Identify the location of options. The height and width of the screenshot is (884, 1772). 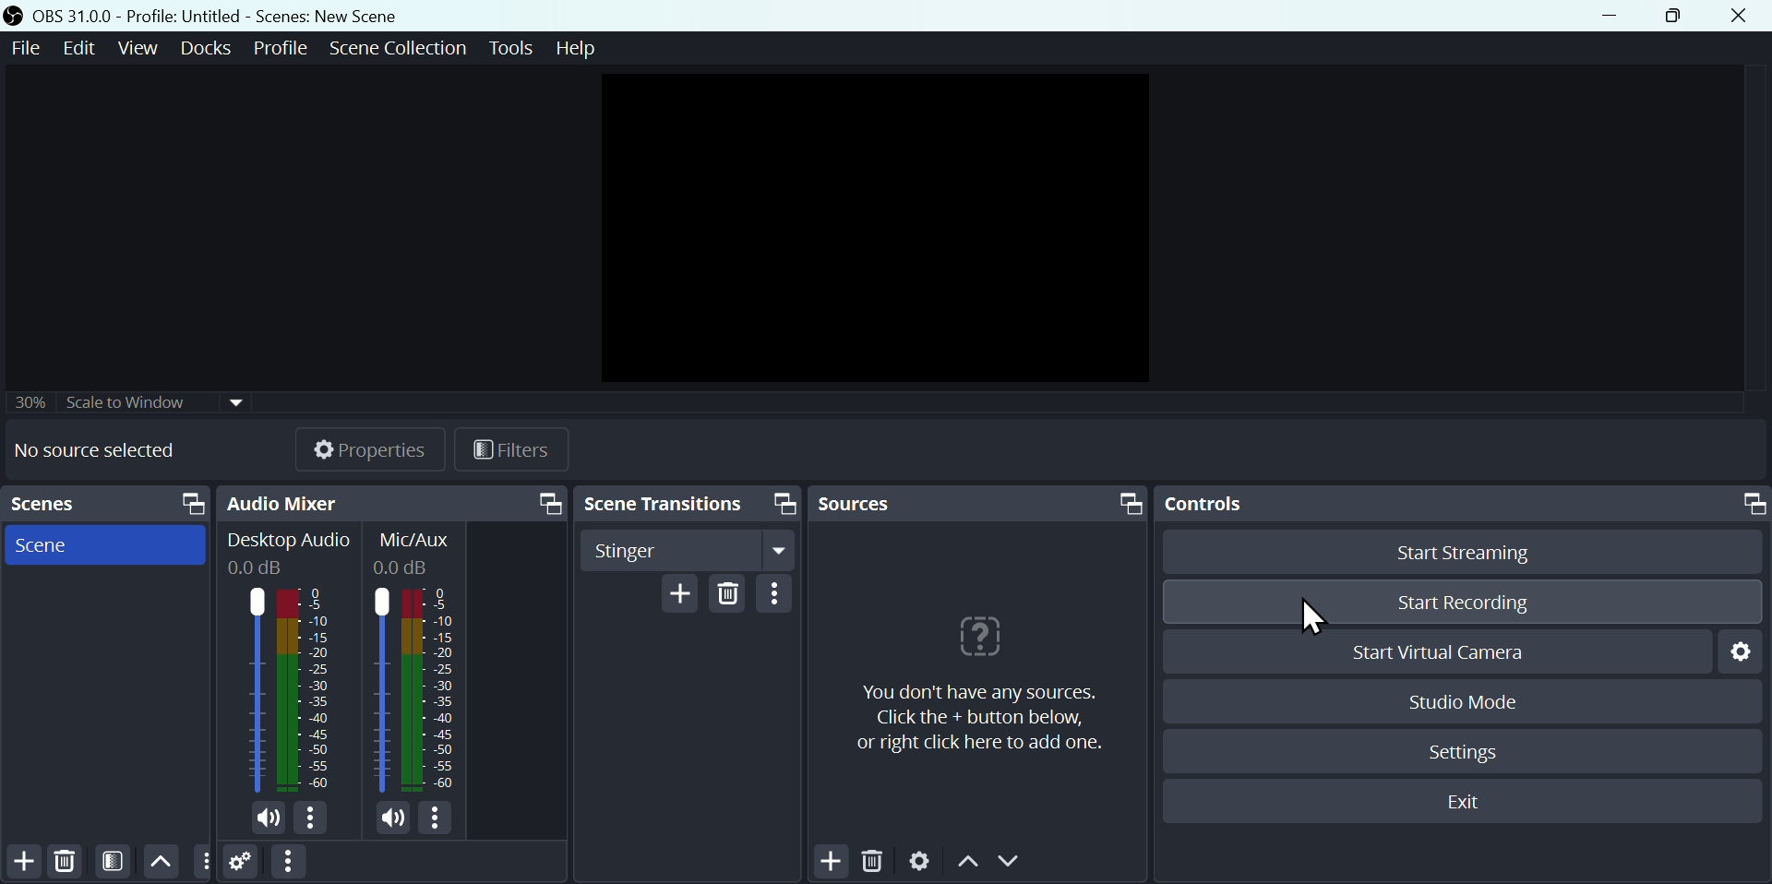
(778, 594).